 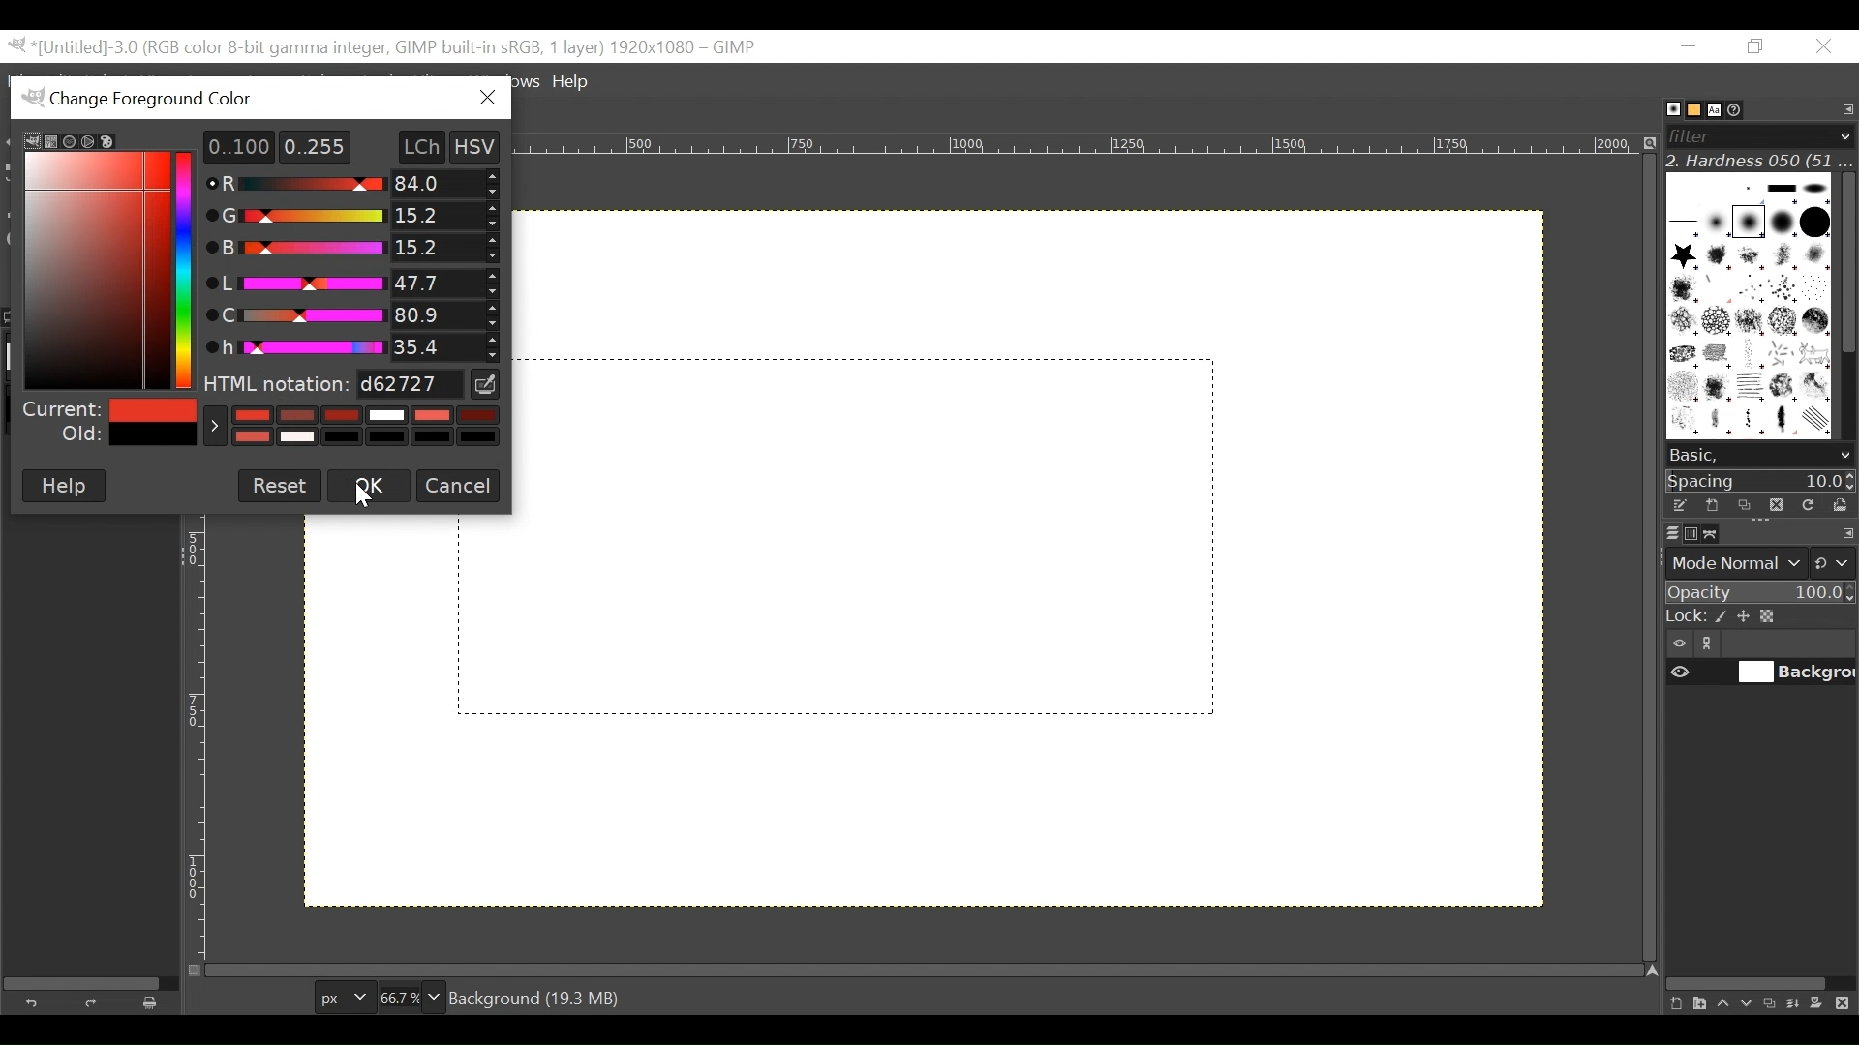 I want to click on Pixels, so click(x=340, y=994).